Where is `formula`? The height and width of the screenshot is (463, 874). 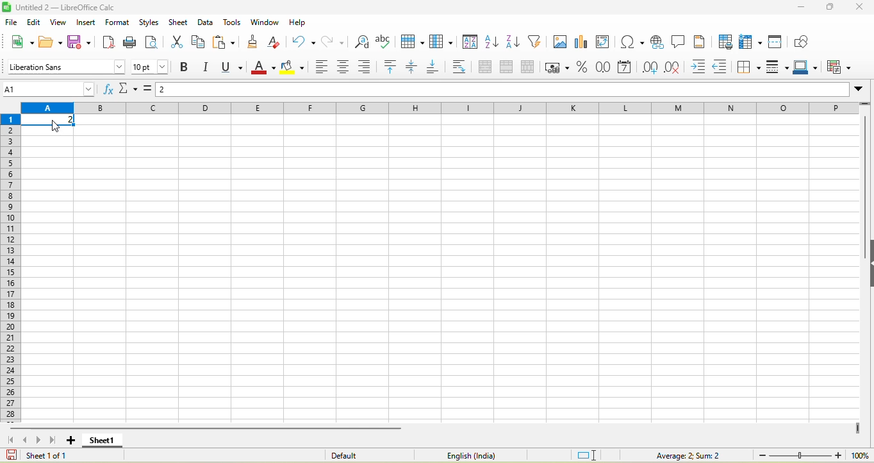
formula is located at coordinates (150, 92).